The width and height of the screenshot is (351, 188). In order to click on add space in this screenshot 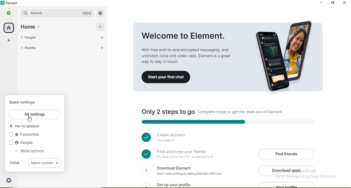, I will do `click(9, 41)`.